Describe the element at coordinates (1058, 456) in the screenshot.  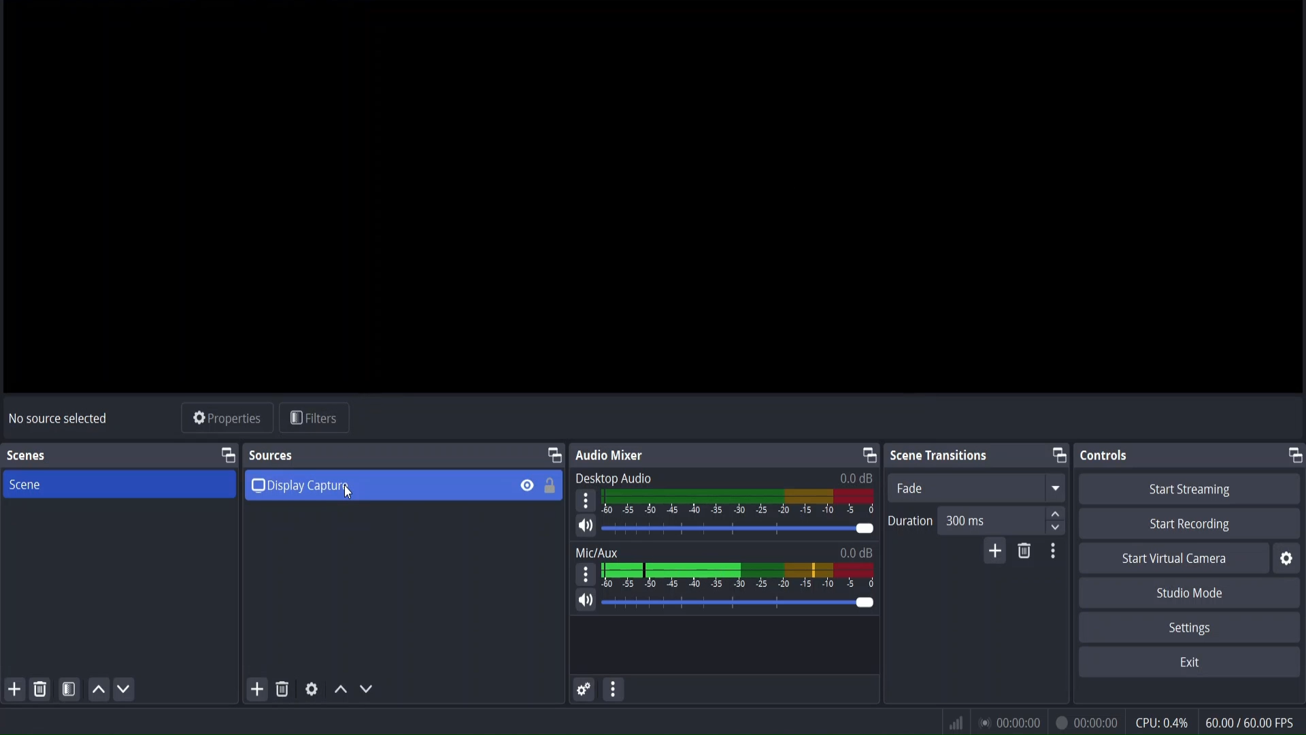
I see `change tab layout` at that location.